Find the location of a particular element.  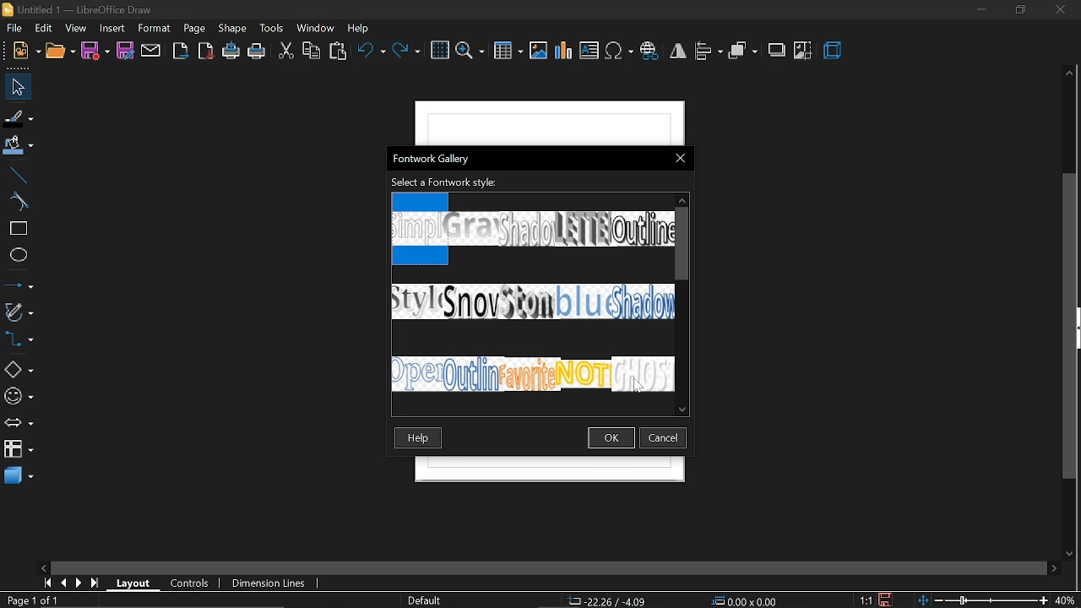

connector is located at coordinates (19, 339).